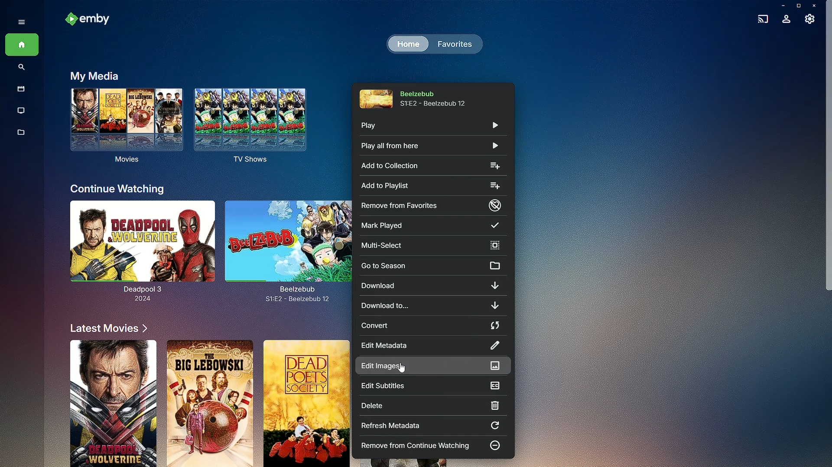  Describe the element at coordinates (19, 21) in the screenshot. I see `Show menu` at that location.